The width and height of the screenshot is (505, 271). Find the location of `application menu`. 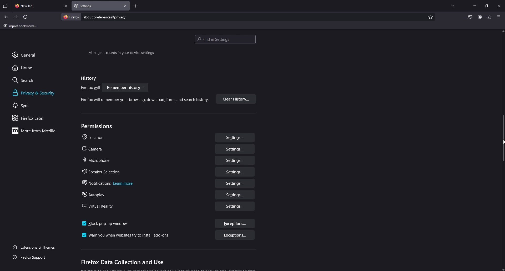

application menu is located at coordinates (498, 17).